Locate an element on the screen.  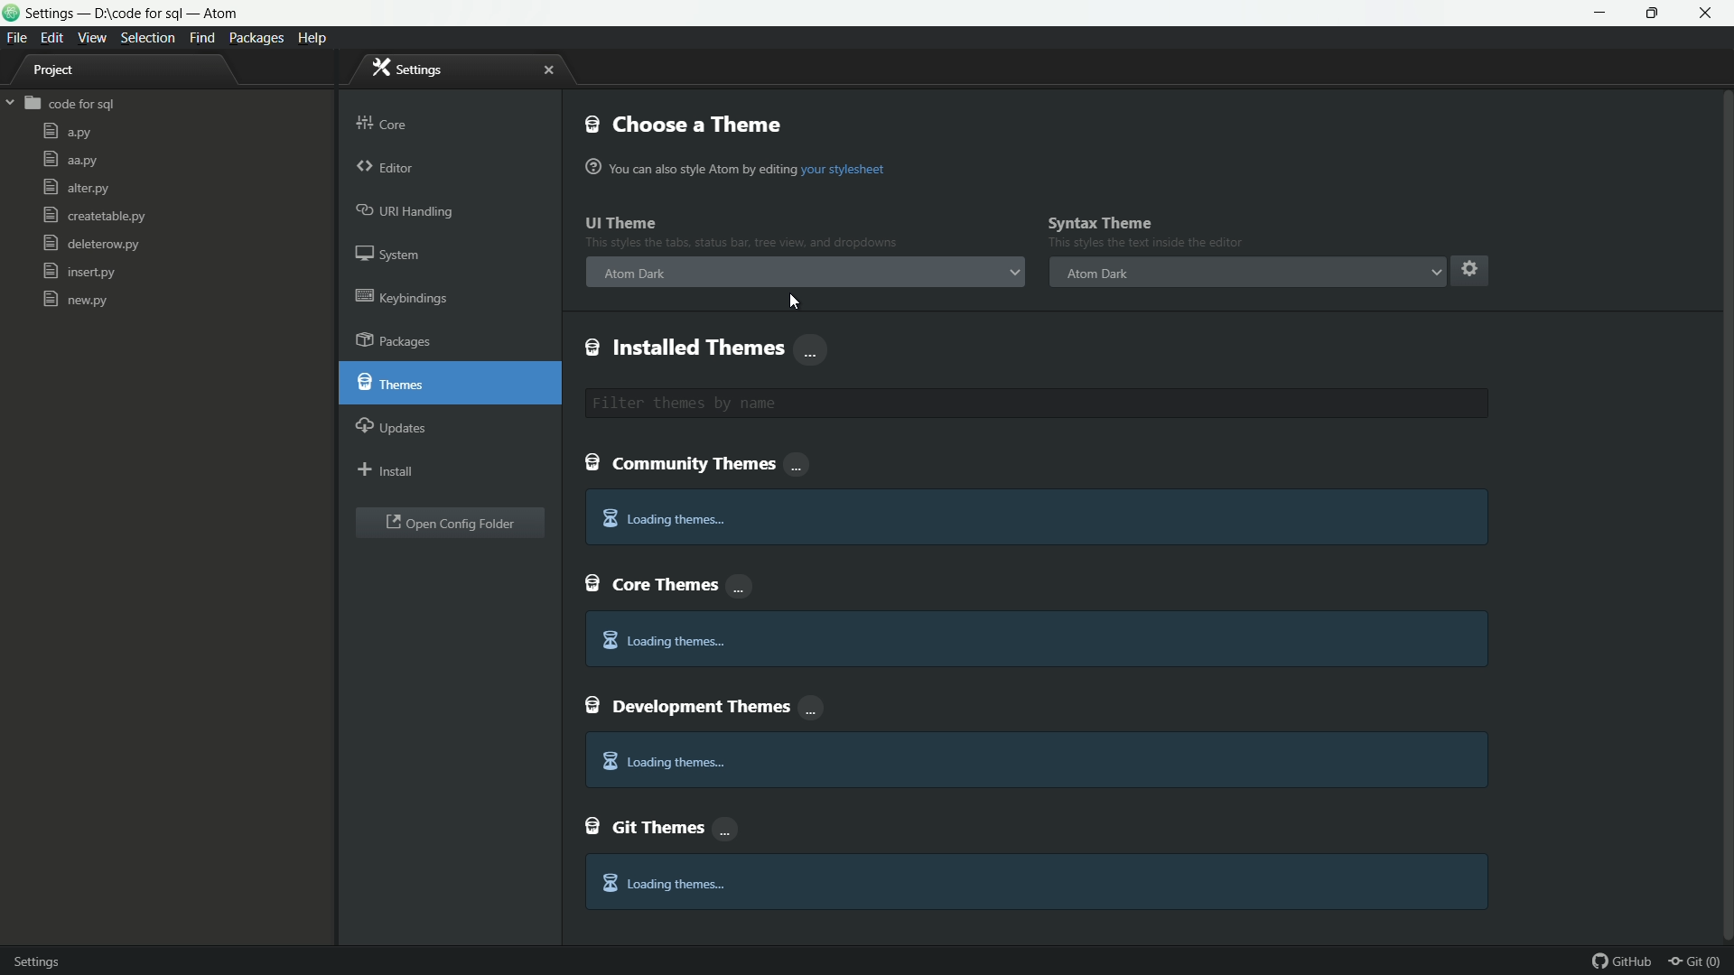
alter.py file is located at coordinates (75, 187).